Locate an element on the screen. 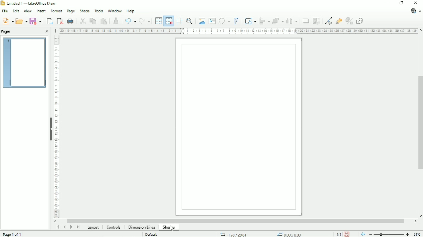 This screenshot has width=423, height=237. Crop image is located at coordinates (316, 21).